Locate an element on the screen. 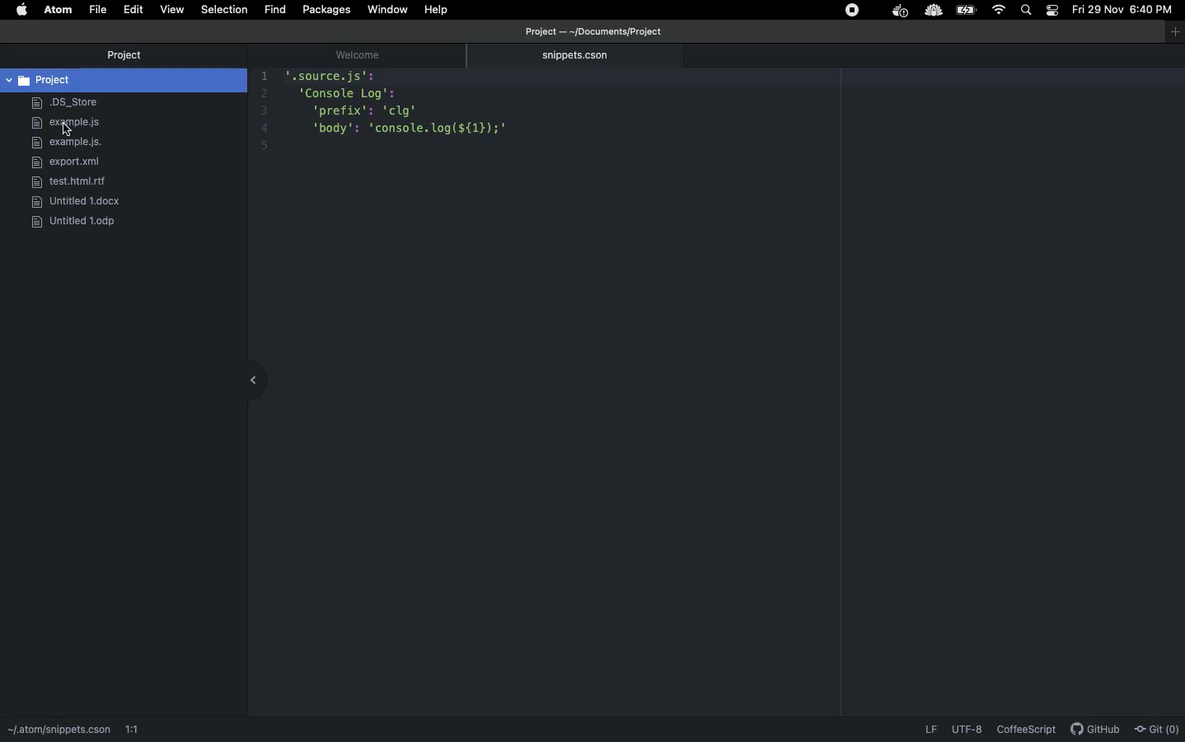 This screenshot has width=1185, height=742. Help is located at coordinates (437, 9).